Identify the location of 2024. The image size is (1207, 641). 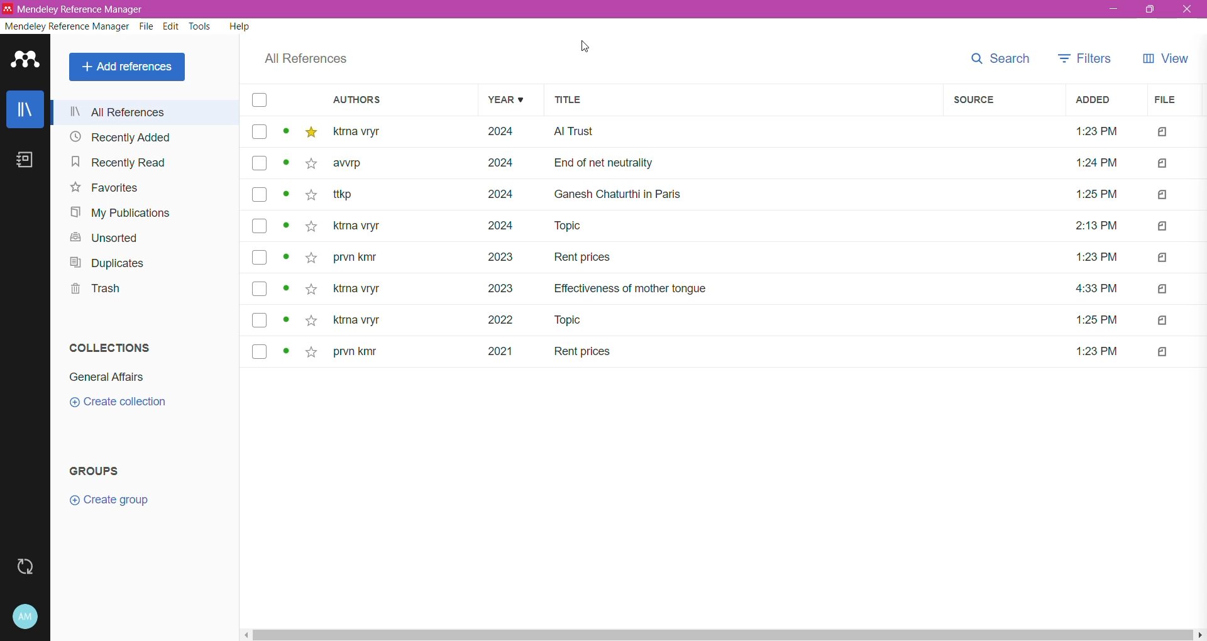
(500, 194).